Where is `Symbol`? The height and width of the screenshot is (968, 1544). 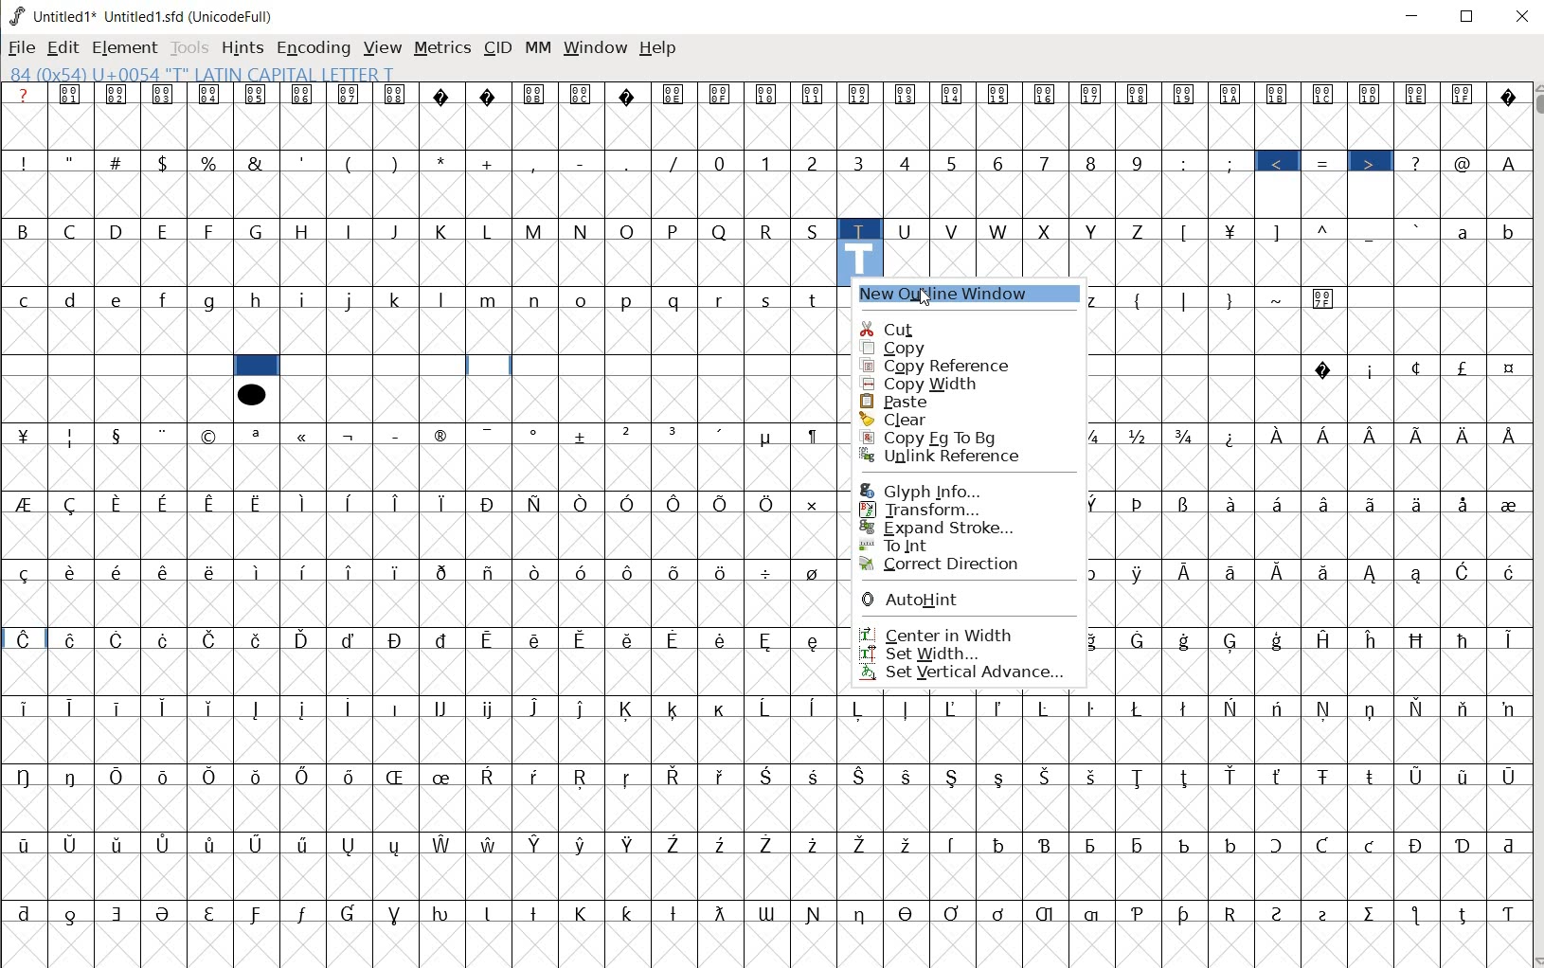
Symbol is located at coordinates (1325, 775).